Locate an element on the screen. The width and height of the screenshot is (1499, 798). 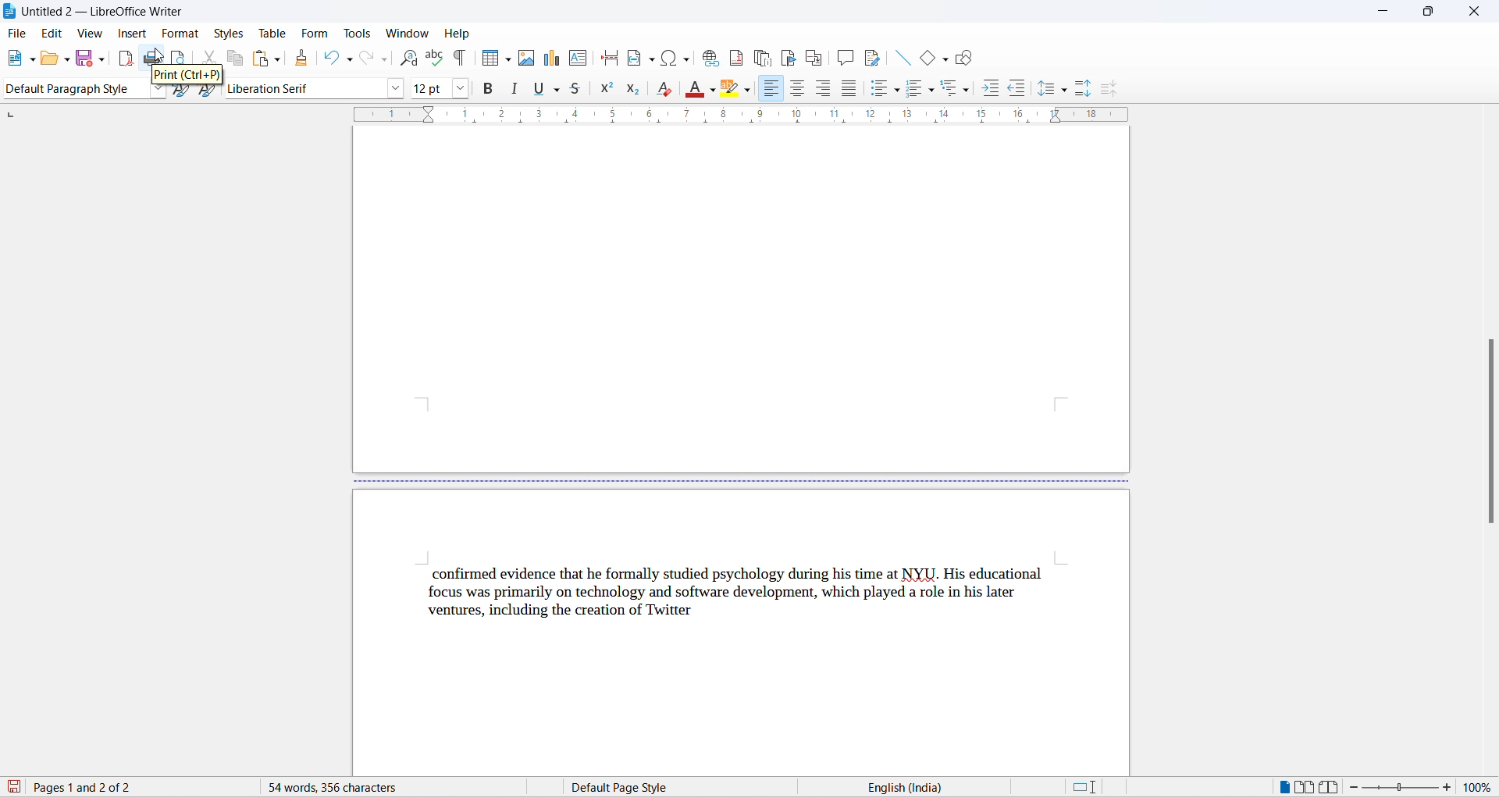
character highlighting color is located at coordinates (753, 88).